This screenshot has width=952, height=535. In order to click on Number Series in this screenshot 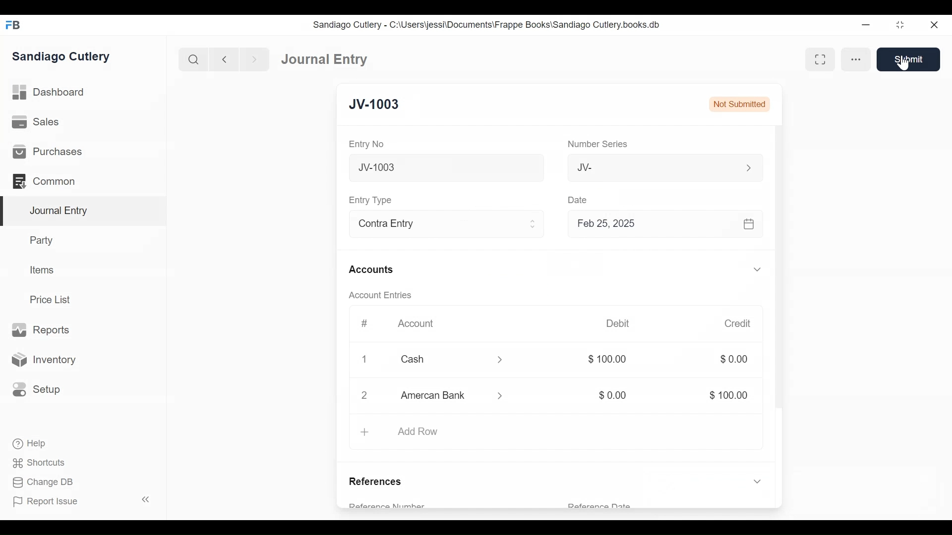, I will do `click(599, 145)`.